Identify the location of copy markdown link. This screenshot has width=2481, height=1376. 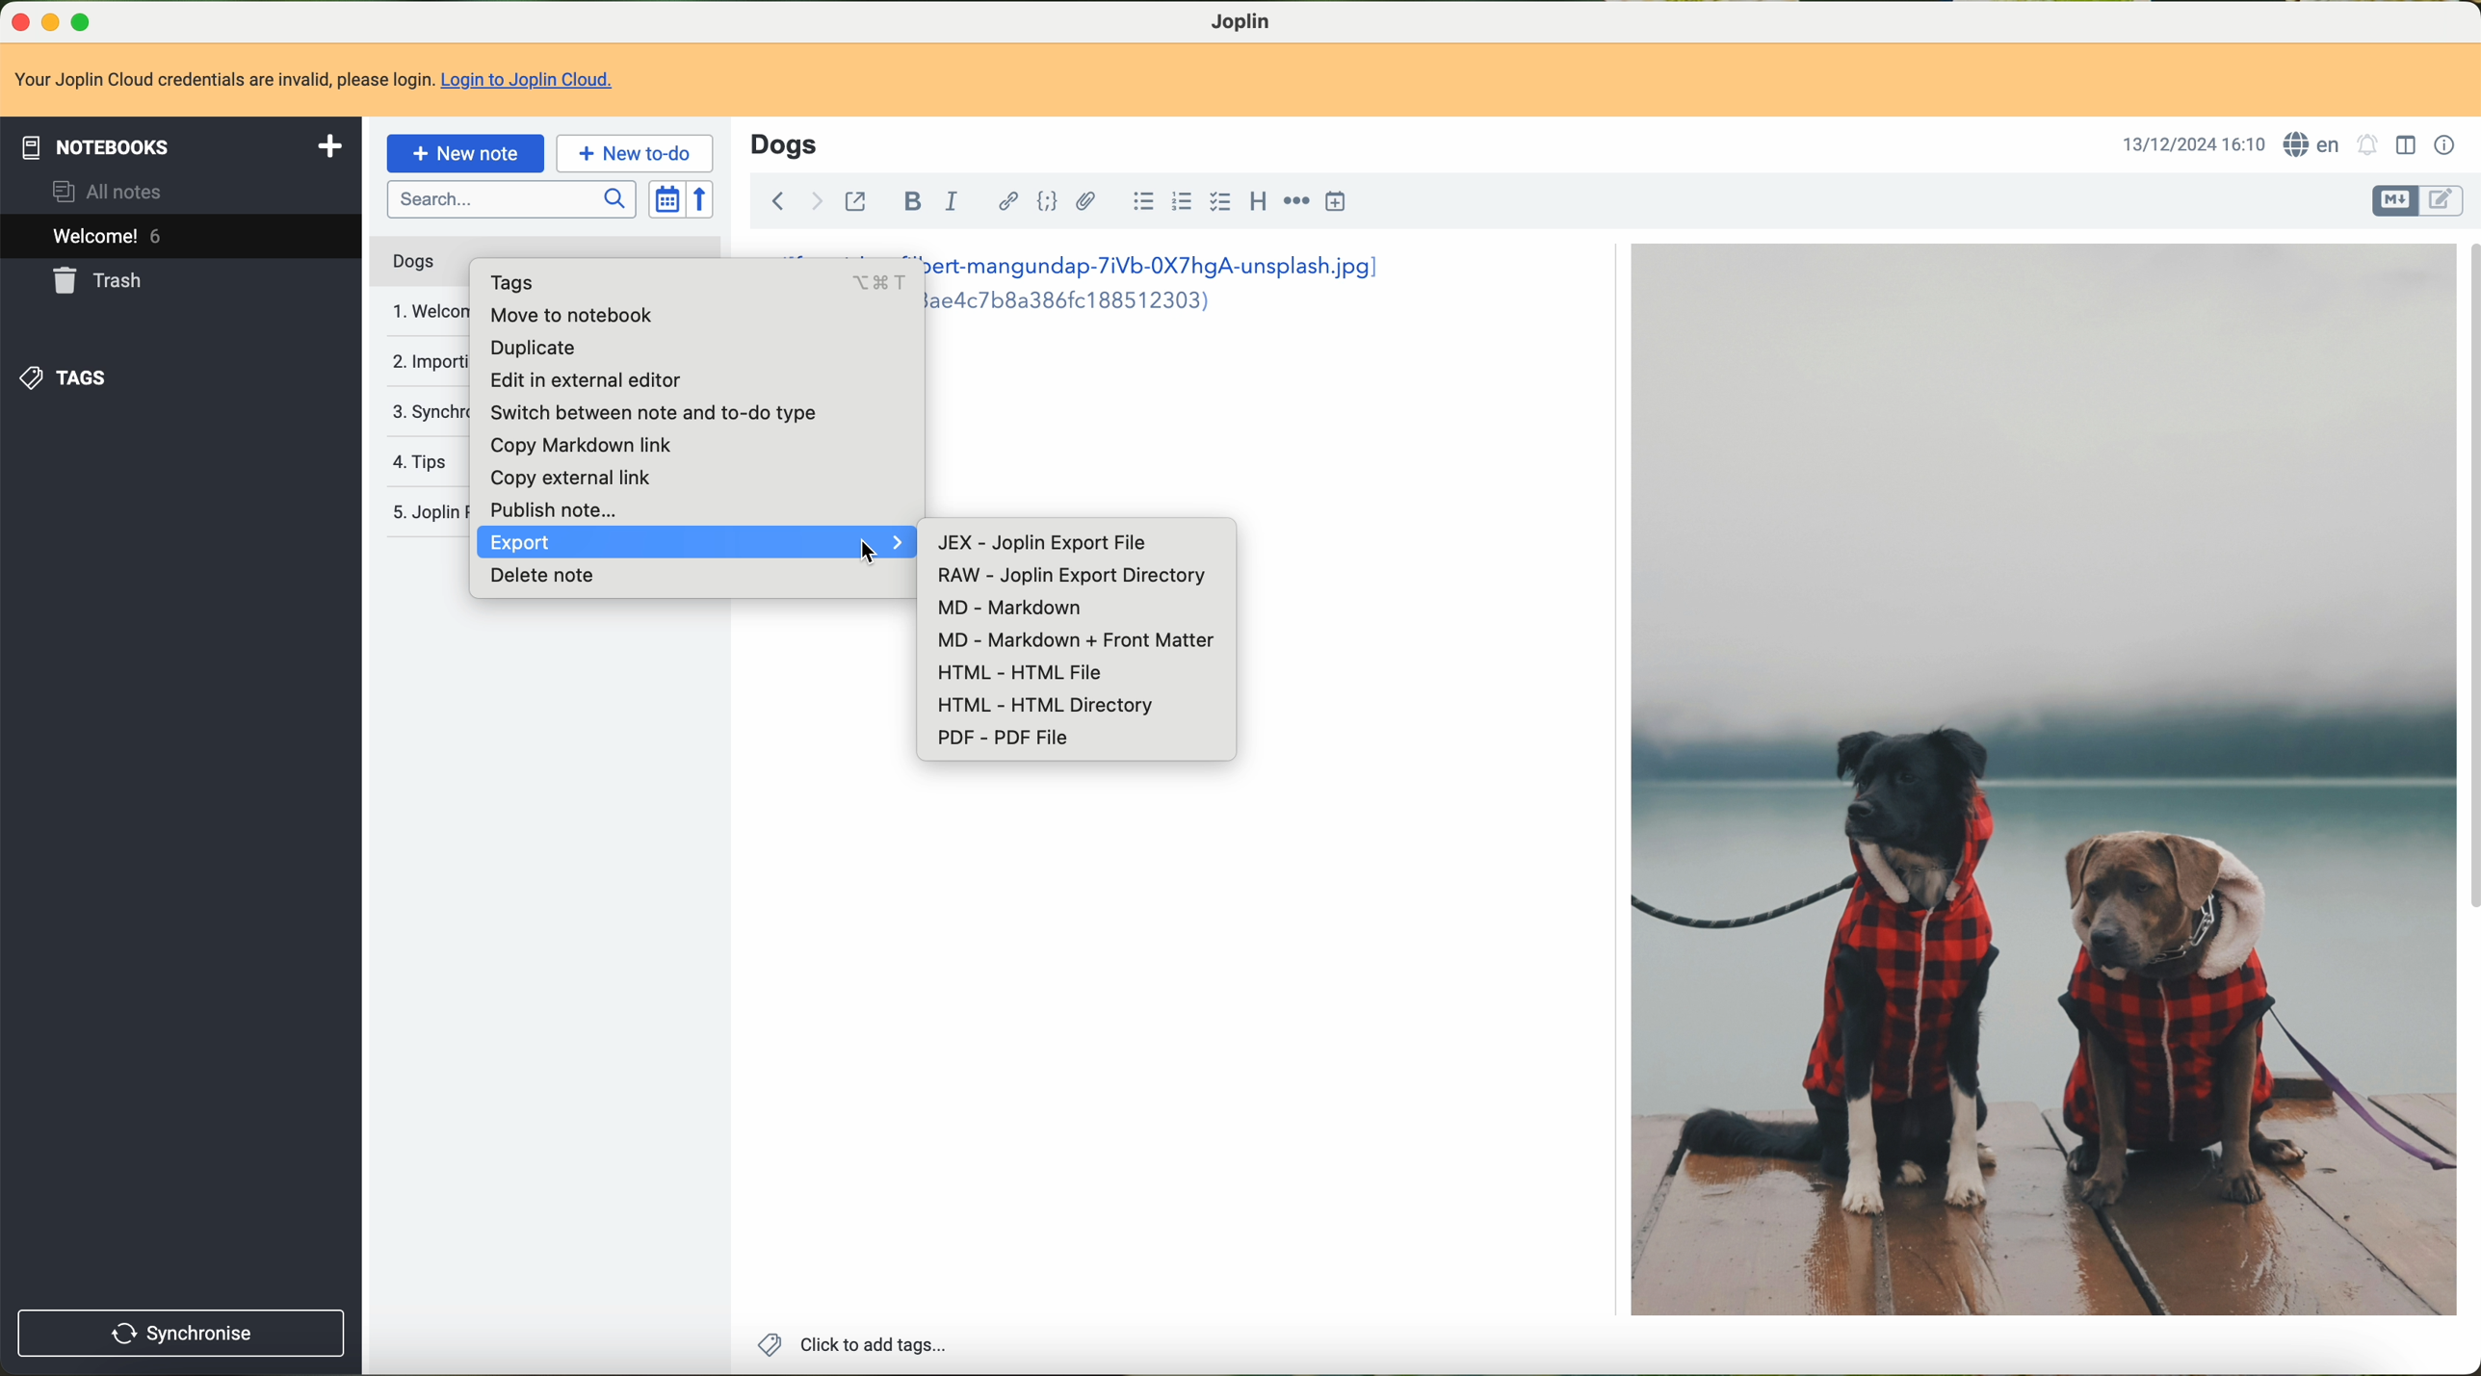
(582, 445).